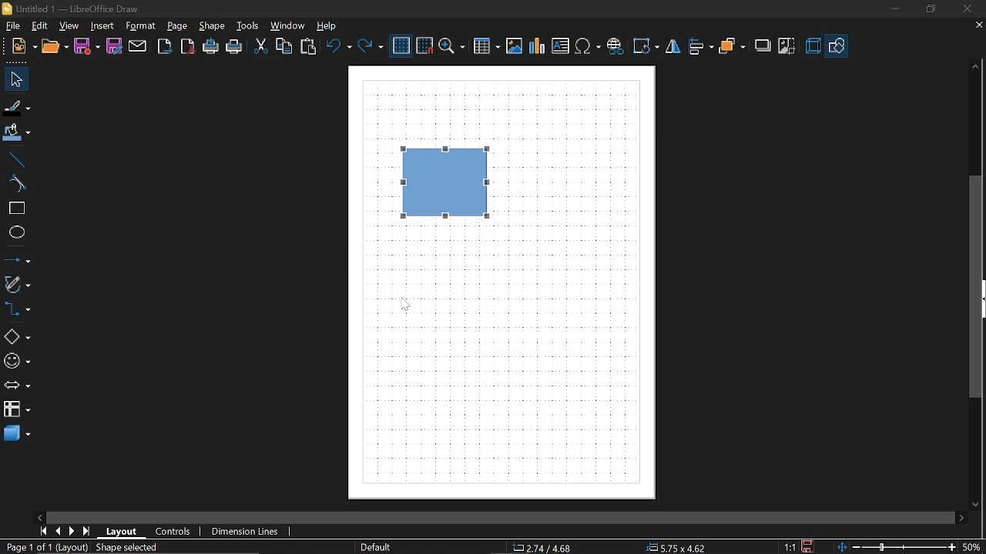 The width and height of the screenshot is (986, 554). What do you see at coordinates (71, 8) in the screenshot?
I see `Current window` at bounding box center [71, 8].